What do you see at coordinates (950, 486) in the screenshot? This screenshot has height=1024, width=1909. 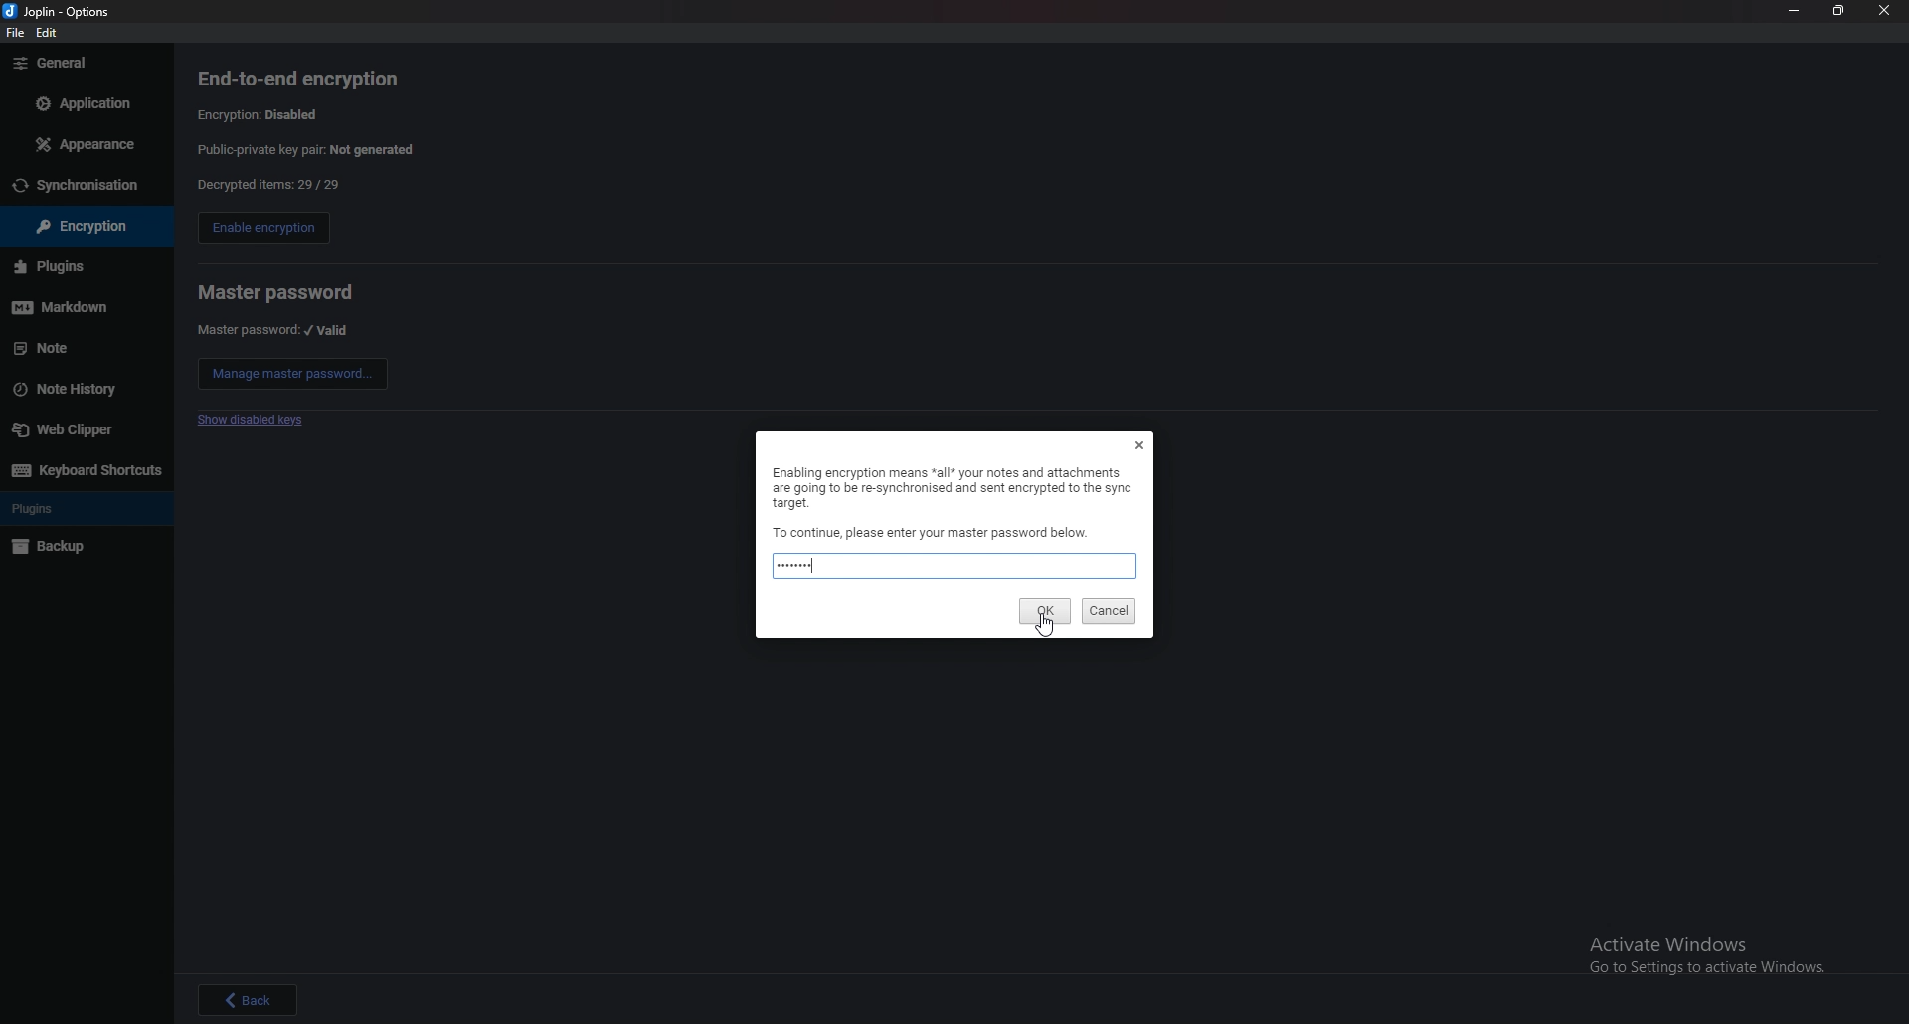 I see `` at bounding box center [950, 486].